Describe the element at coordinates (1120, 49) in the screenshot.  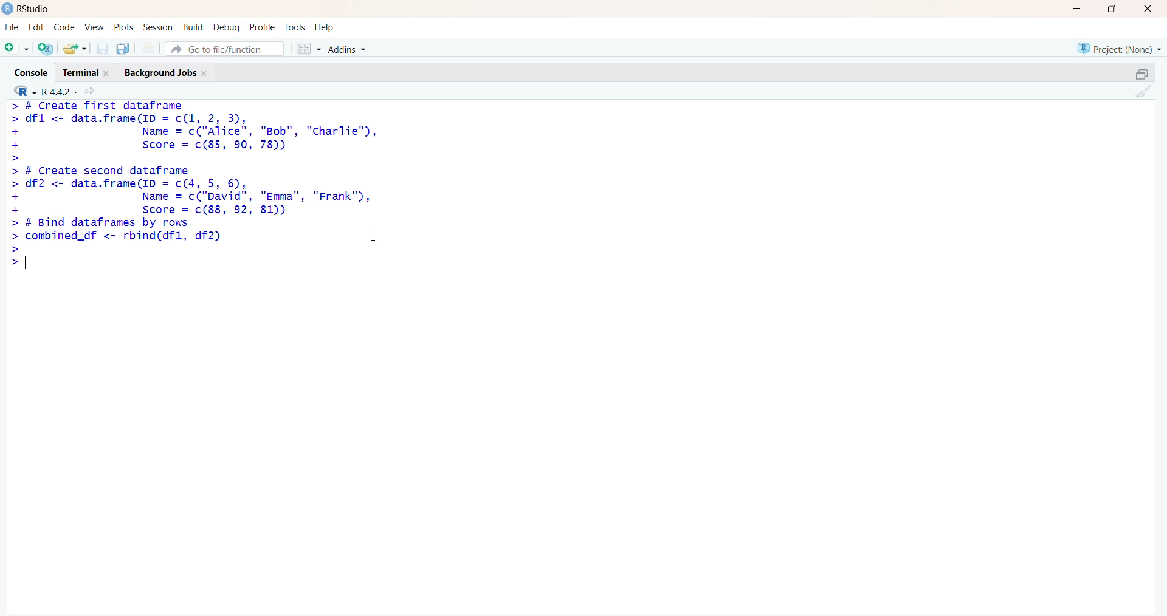
I see `Project: (None)` at that location.